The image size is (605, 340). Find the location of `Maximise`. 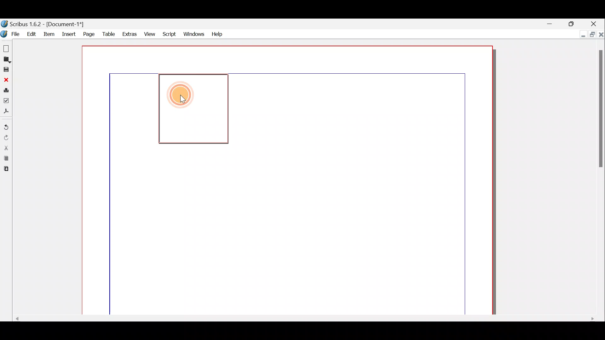

Maximise is located at coordinates (591, 34).